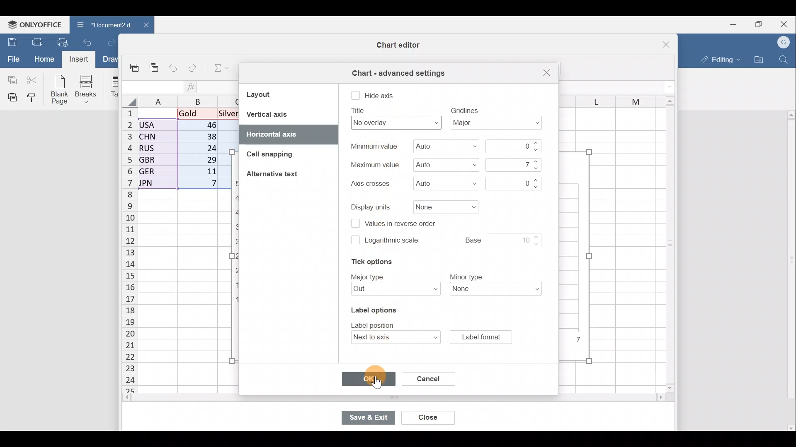 The image size is (796, 447). What do you see at coordinates (42, 59) in the screenshot?
I see `Home` at bounding box center [42, 59].